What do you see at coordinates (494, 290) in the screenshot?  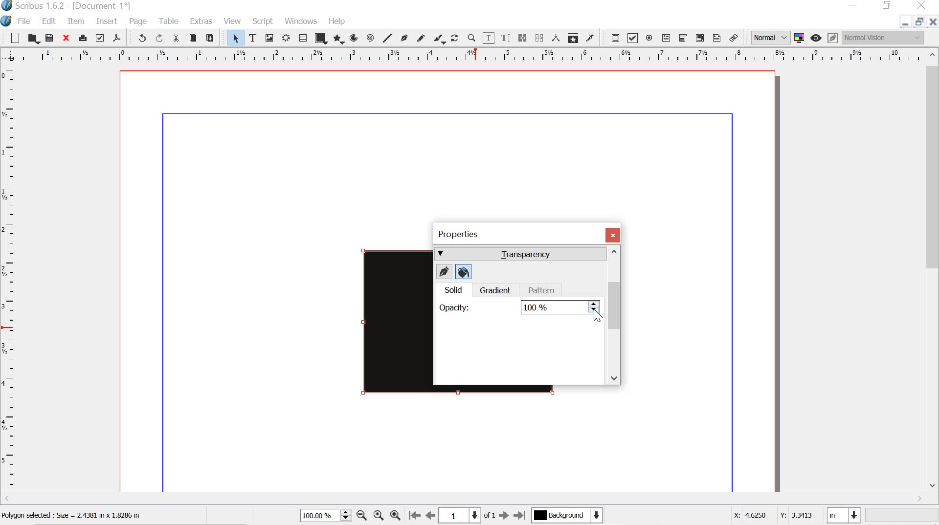 I see `gradient` at bounding box center [494, 290].